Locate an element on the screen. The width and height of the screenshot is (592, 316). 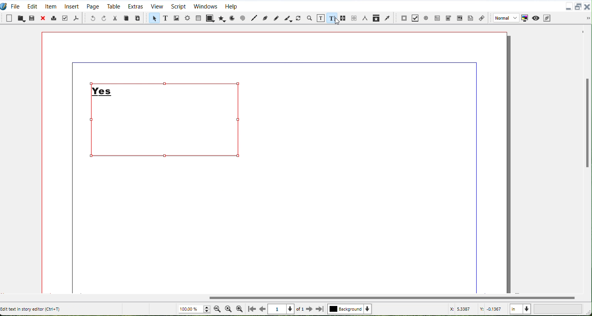
Close is located at coordinates (44, 18).